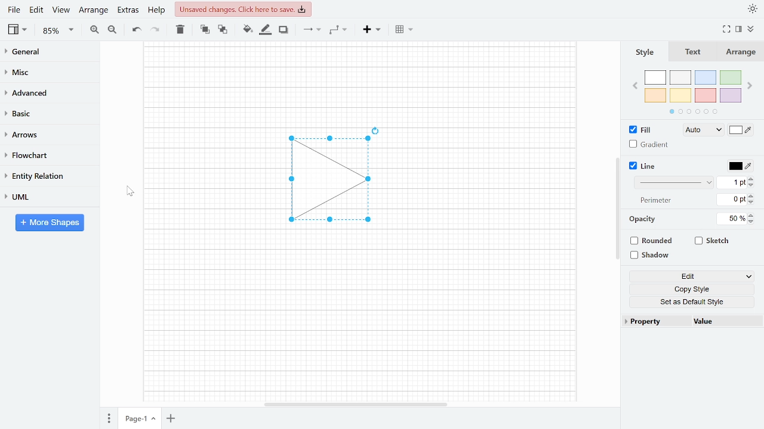 This screenshot has height=429, width=764. What do you see at coordinates (372, 29) in the screenshot?
I see `Insert` at bounding box center [372, 29].